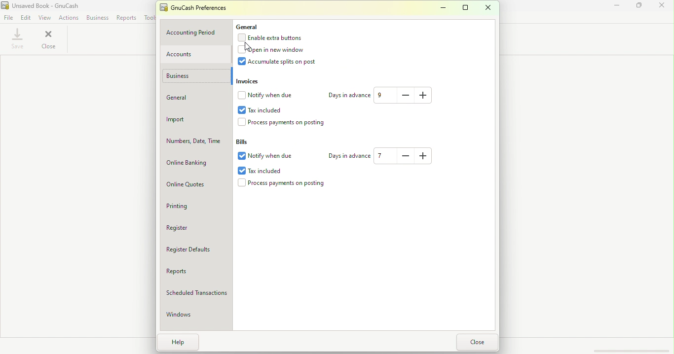 The image size is (674, 354). I want to click on Increase, so click(423, 156).